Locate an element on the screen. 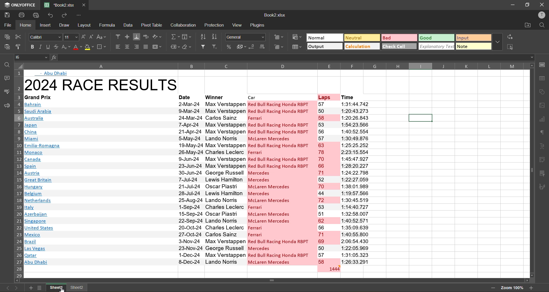 The image size is (549, 292). selected cell is located at coordinates (421, 118).